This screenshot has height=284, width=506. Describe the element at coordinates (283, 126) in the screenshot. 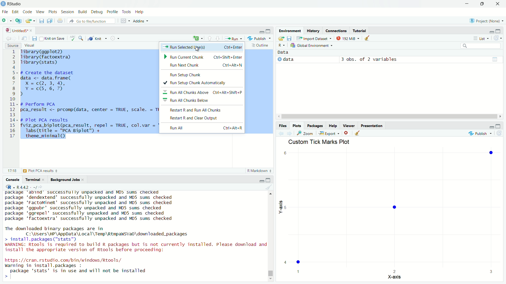

I see `Files` at that location.